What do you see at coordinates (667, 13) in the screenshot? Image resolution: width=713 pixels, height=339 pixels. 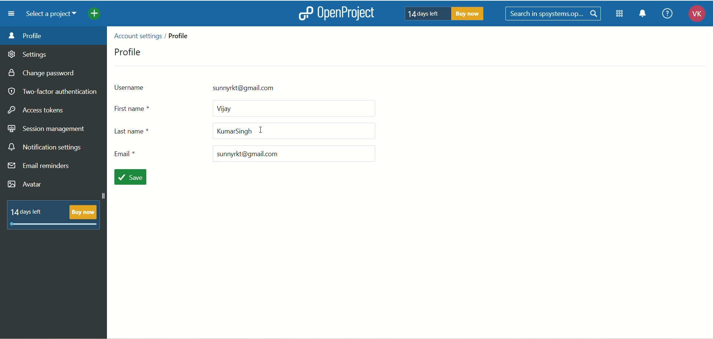 I see `help` at bounding box center [667, 13].